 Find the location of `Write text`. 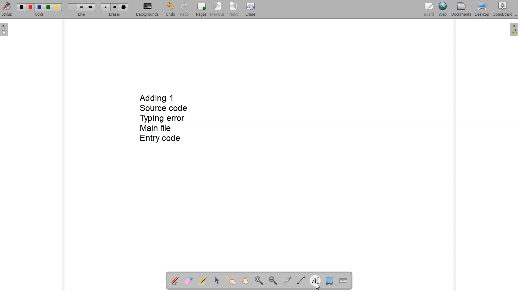

Write text is located at coordinates (315, 280).